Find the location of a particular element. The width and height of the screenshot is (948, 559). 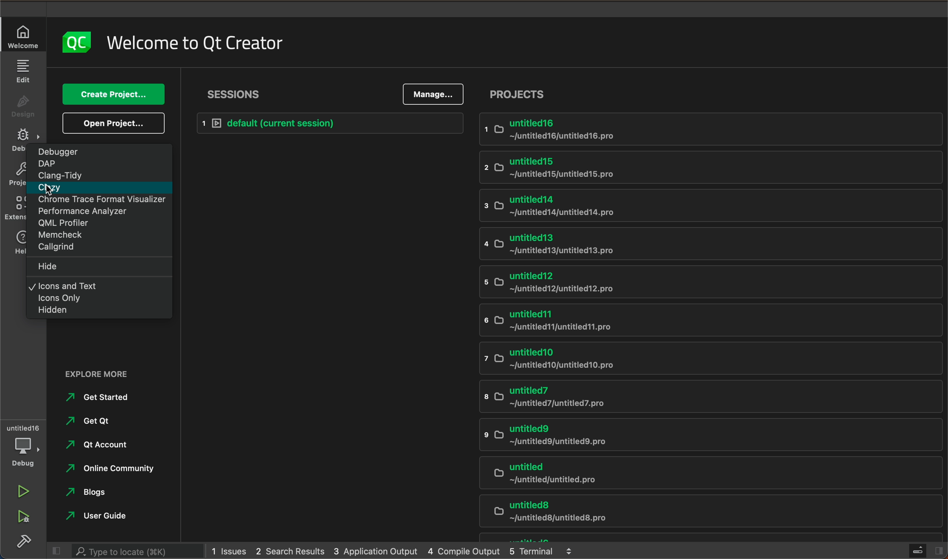

account is located at coordinates (101, 447).